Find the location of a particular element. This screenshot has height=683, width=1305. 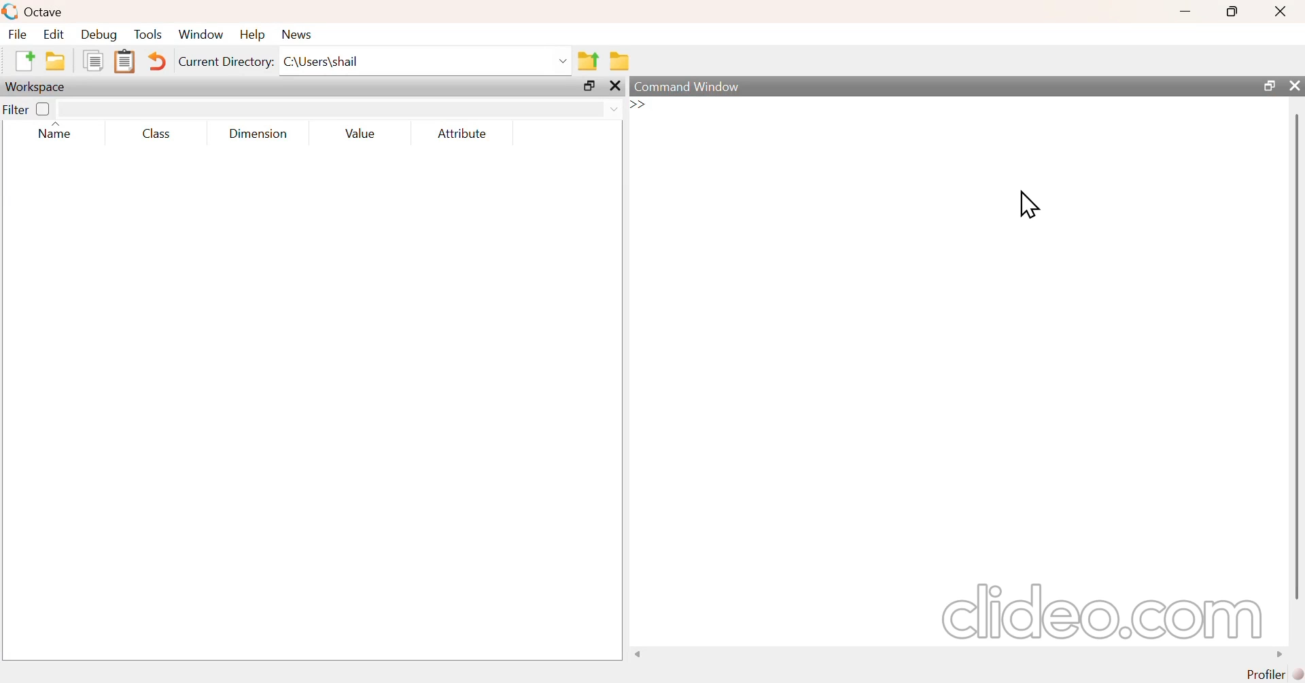

debug is located at coordinates (99, 34).